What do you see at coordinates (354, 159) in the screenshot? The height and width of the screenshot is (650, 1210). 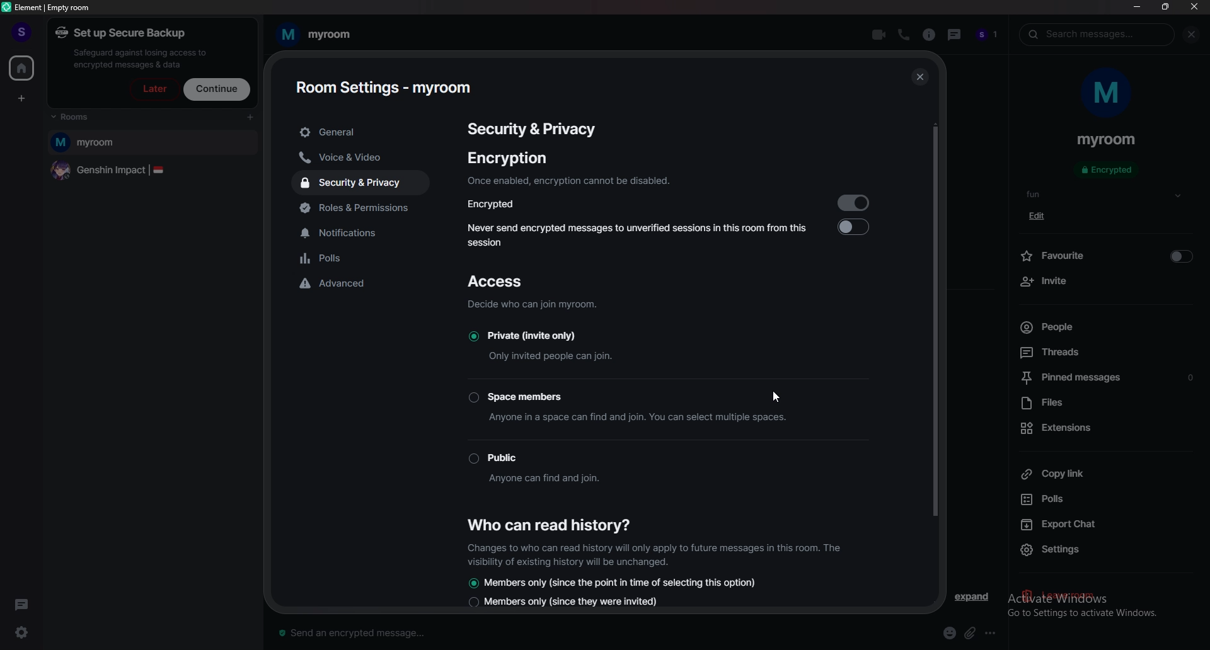 I see `voice and video` at bounding box center [354, 159].